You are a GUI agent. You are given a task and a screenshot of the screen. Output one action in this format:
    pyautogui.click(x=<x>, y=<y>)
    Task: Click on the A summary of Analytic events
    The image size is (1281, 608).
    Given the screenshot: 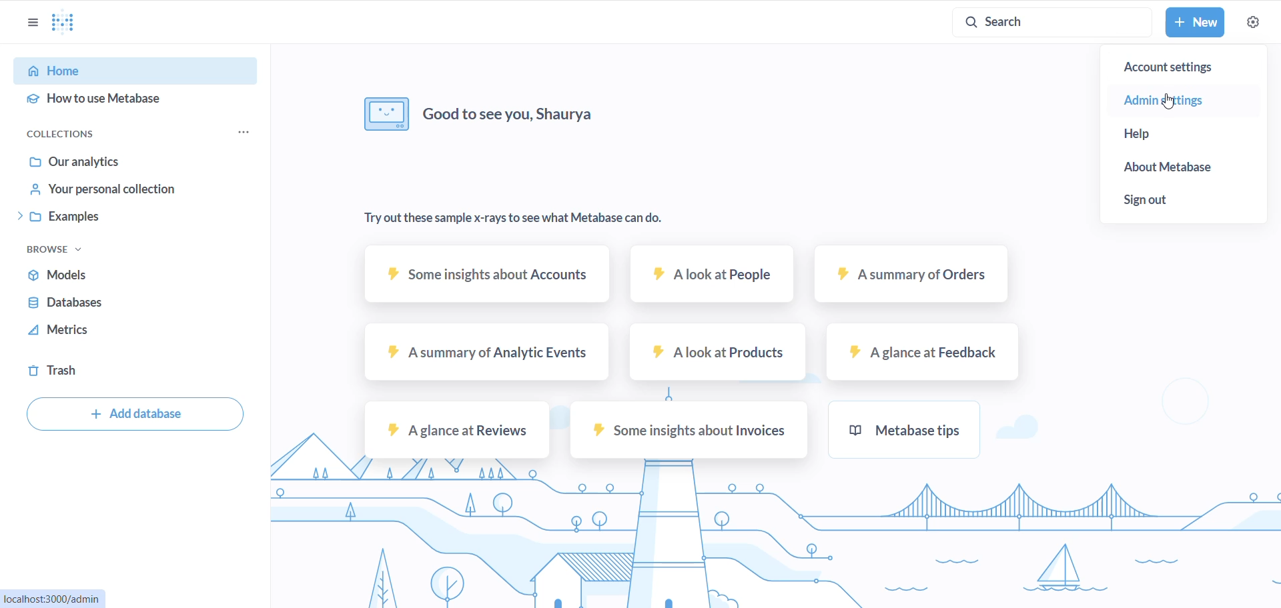 What is the action you would take?
    pyautogui.click(x=485, y=355)
    